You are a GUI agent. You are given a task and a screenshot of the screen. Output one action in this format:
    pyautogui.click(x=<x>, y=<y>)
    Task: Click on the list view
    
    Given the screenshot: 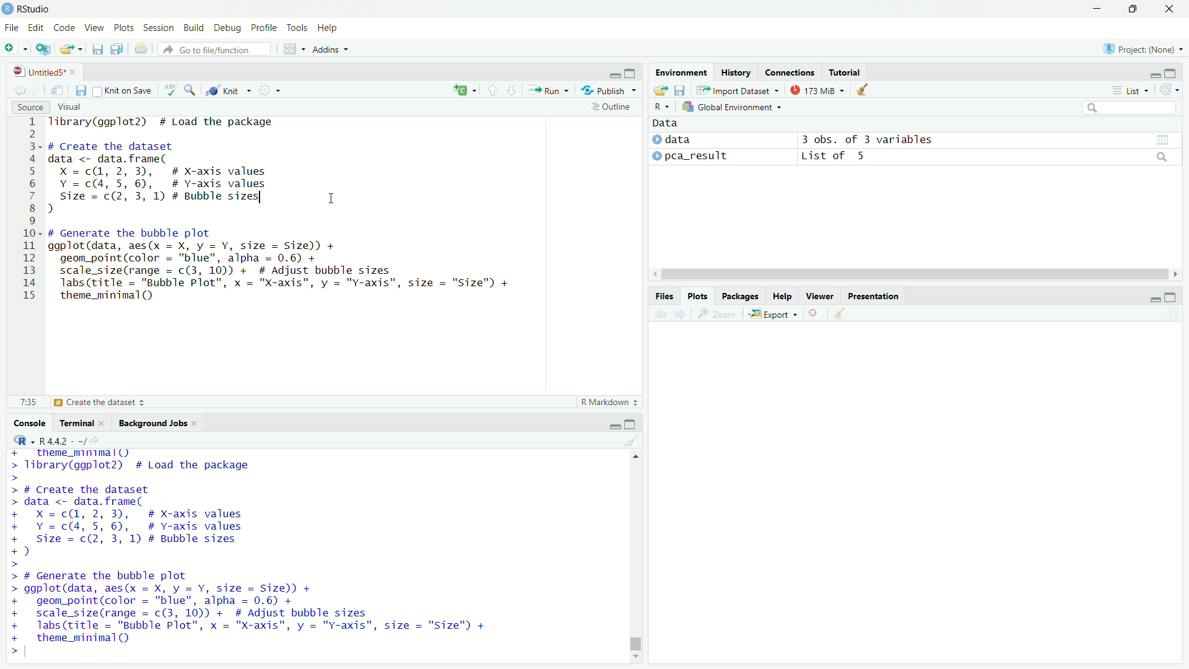 What is the action you would take?
    pyautogui.click(x=1131, y=90)
    